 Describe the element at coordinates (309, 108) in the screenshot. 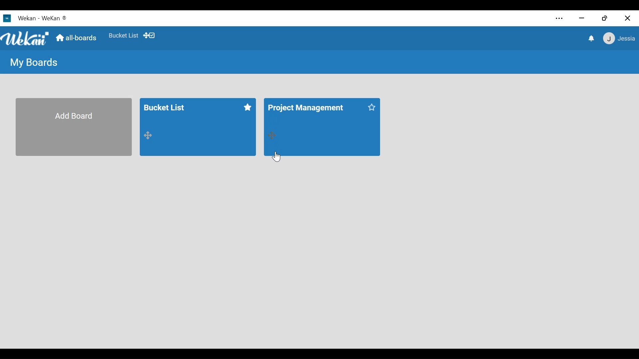

I see `Board title` at that location.